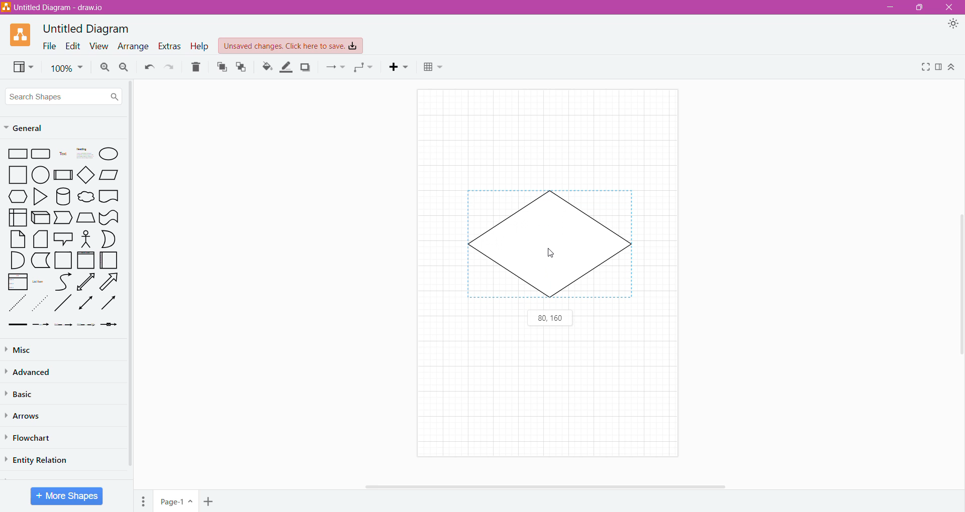 This screenshot has height=512, width=965. What do you see at coordinates (335, 67) in the screenshot?
I see `Connection` at bounding box center [335, 67].